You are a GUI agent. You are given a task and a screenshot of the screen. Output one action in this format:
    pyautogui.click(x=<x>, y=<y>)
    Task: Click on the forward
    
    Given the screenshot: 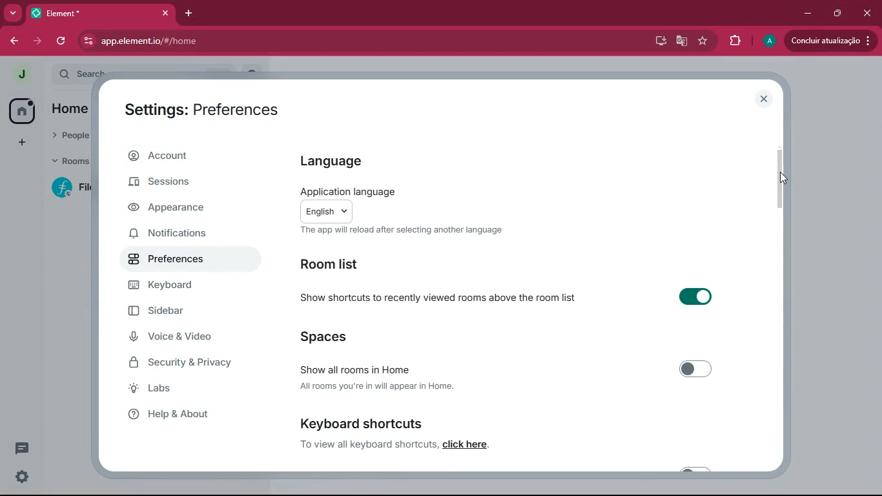 What is the action you would take?
    pyautogui.click(x=36, y=41)
    